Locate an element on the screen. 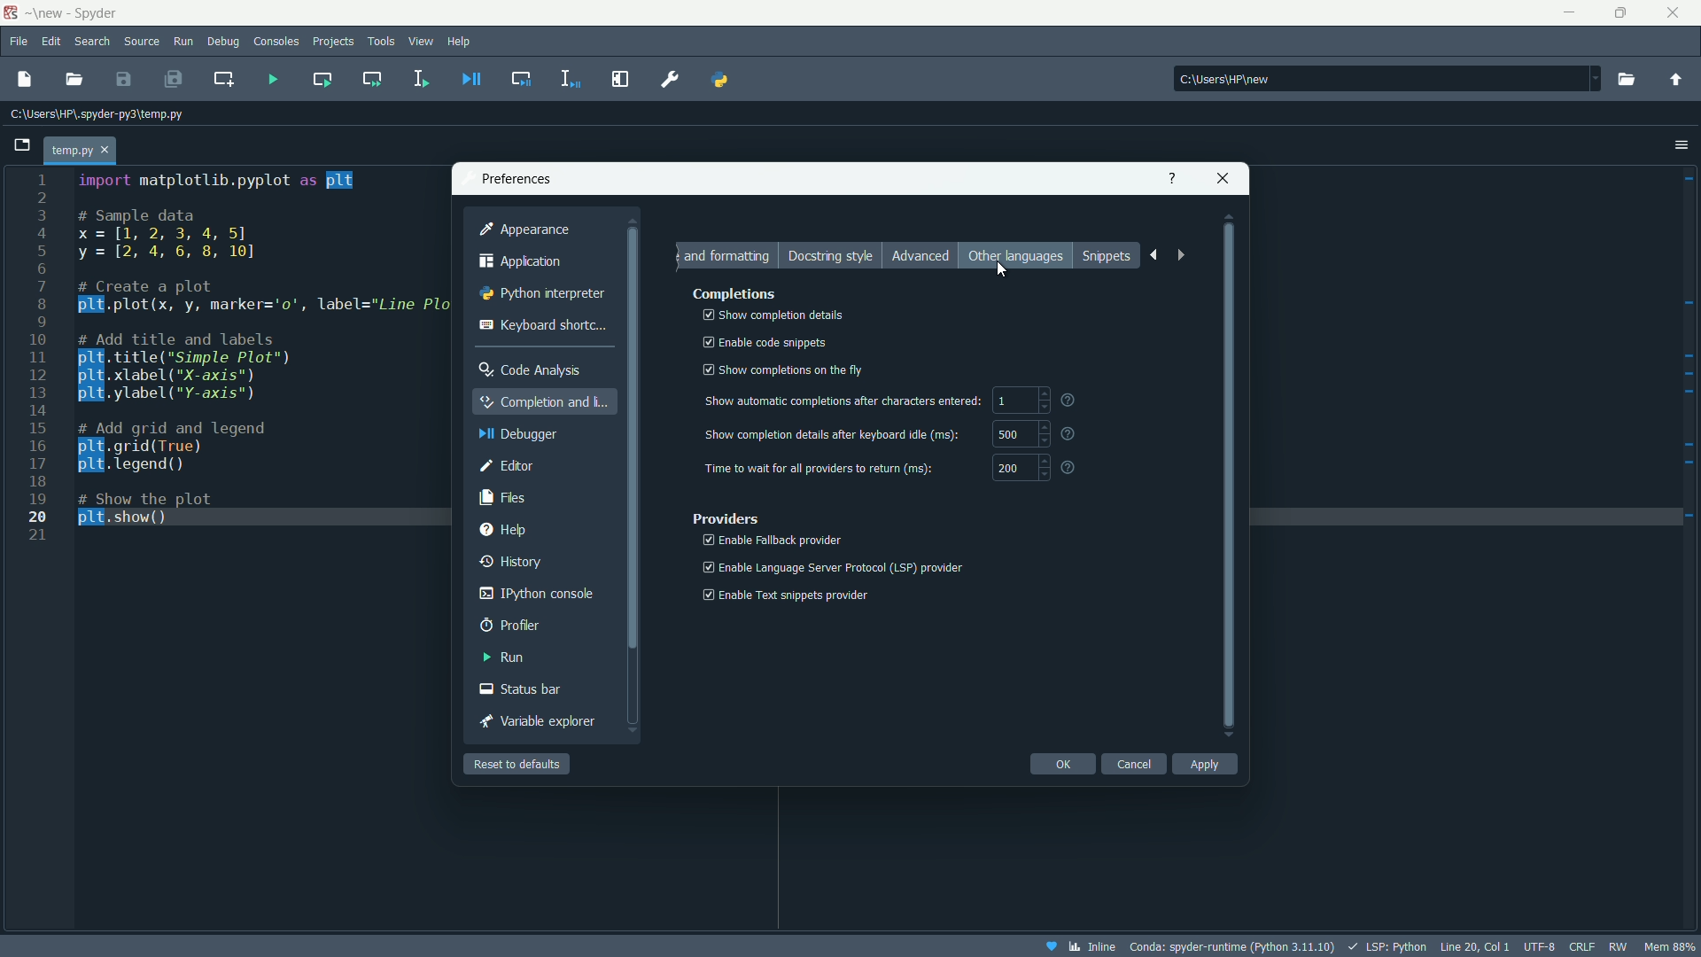 This screenshot has height=957, width=1701. debug selection is located at coordinates (571, 79).